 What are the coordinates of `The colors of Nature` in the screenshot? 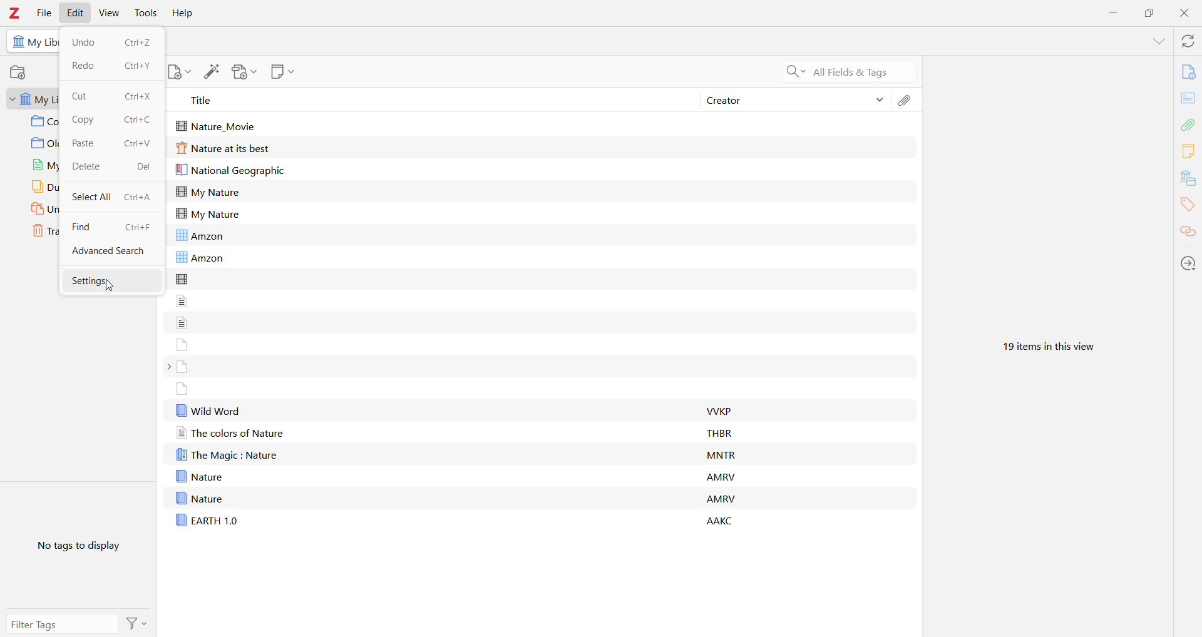 It's located at (230, 434).